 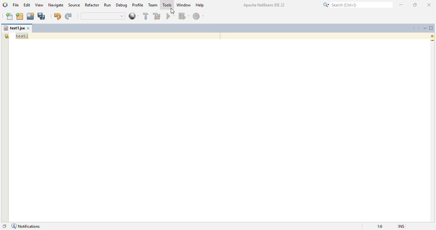 What do you see at coordinates (402, 226) in the screenshot?
I see `insert mode` at bounding box center [402, 226].